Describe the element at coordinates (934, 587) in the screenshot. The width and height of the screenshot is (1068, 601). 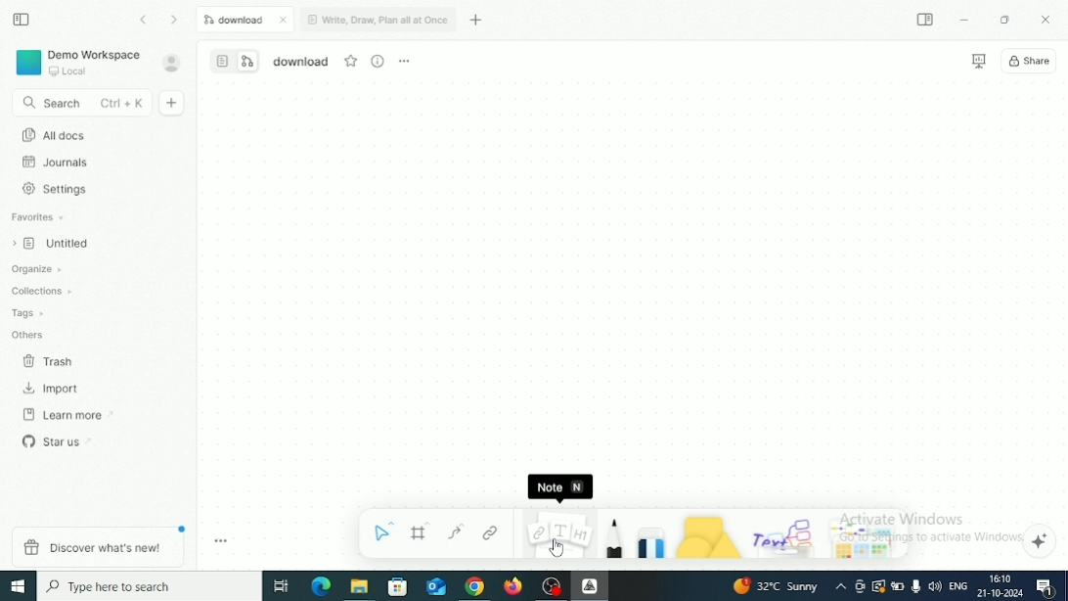
I see `Speakers` at that location.